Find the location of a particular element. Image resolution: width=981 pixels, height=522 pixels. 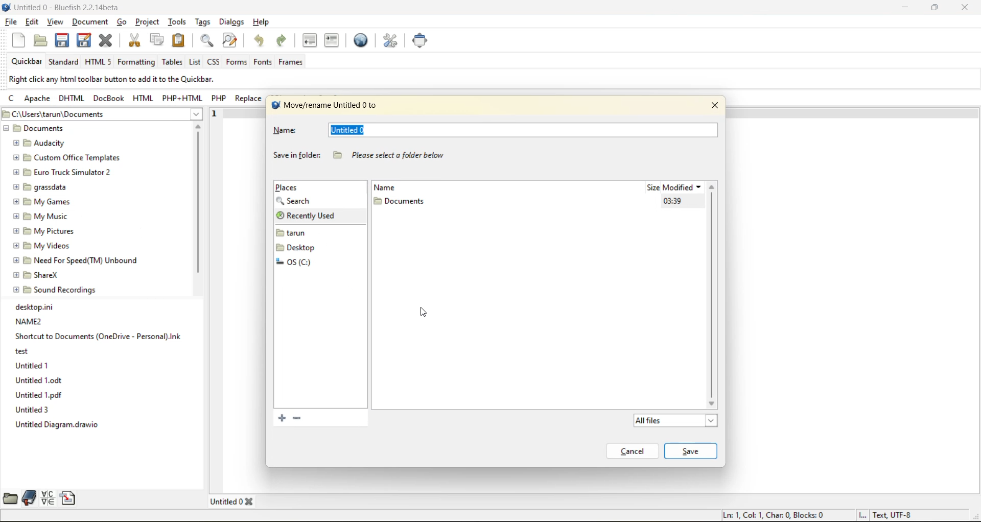

graph is located at coordinates (707, 306).